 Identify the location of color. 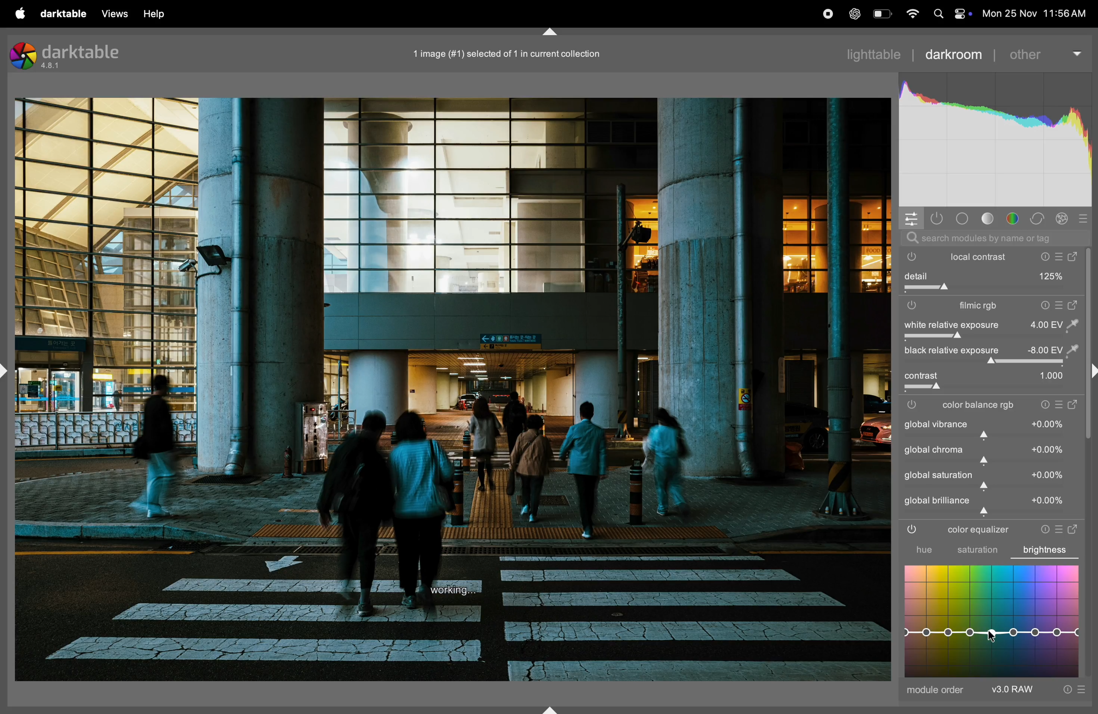
(1014, 218).